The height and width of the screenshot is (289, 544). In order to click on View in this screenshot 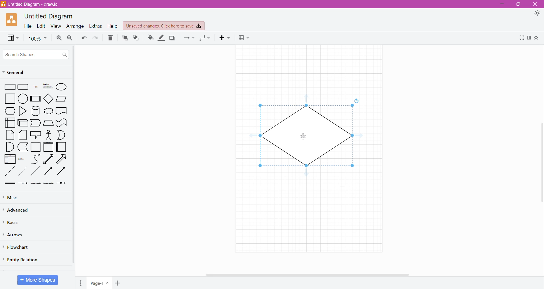, I will do `click(55, 26)`.